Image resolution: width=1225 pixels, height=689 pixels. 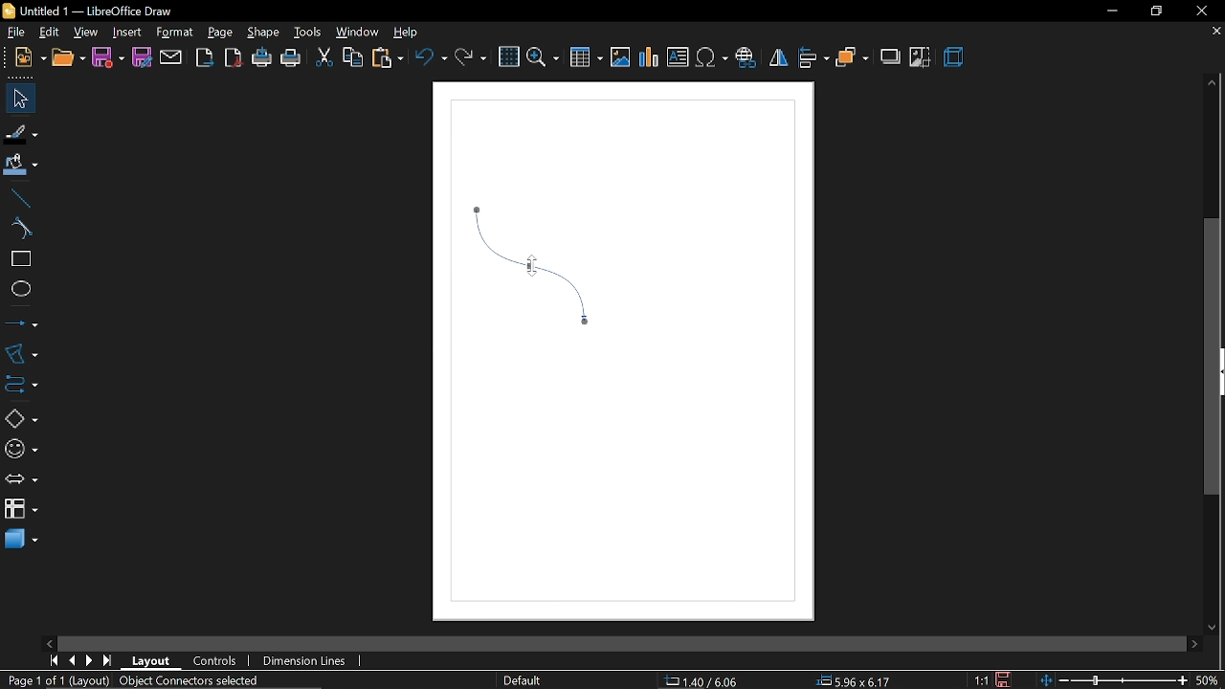 I want to click on print, so click(x=291, y=59).